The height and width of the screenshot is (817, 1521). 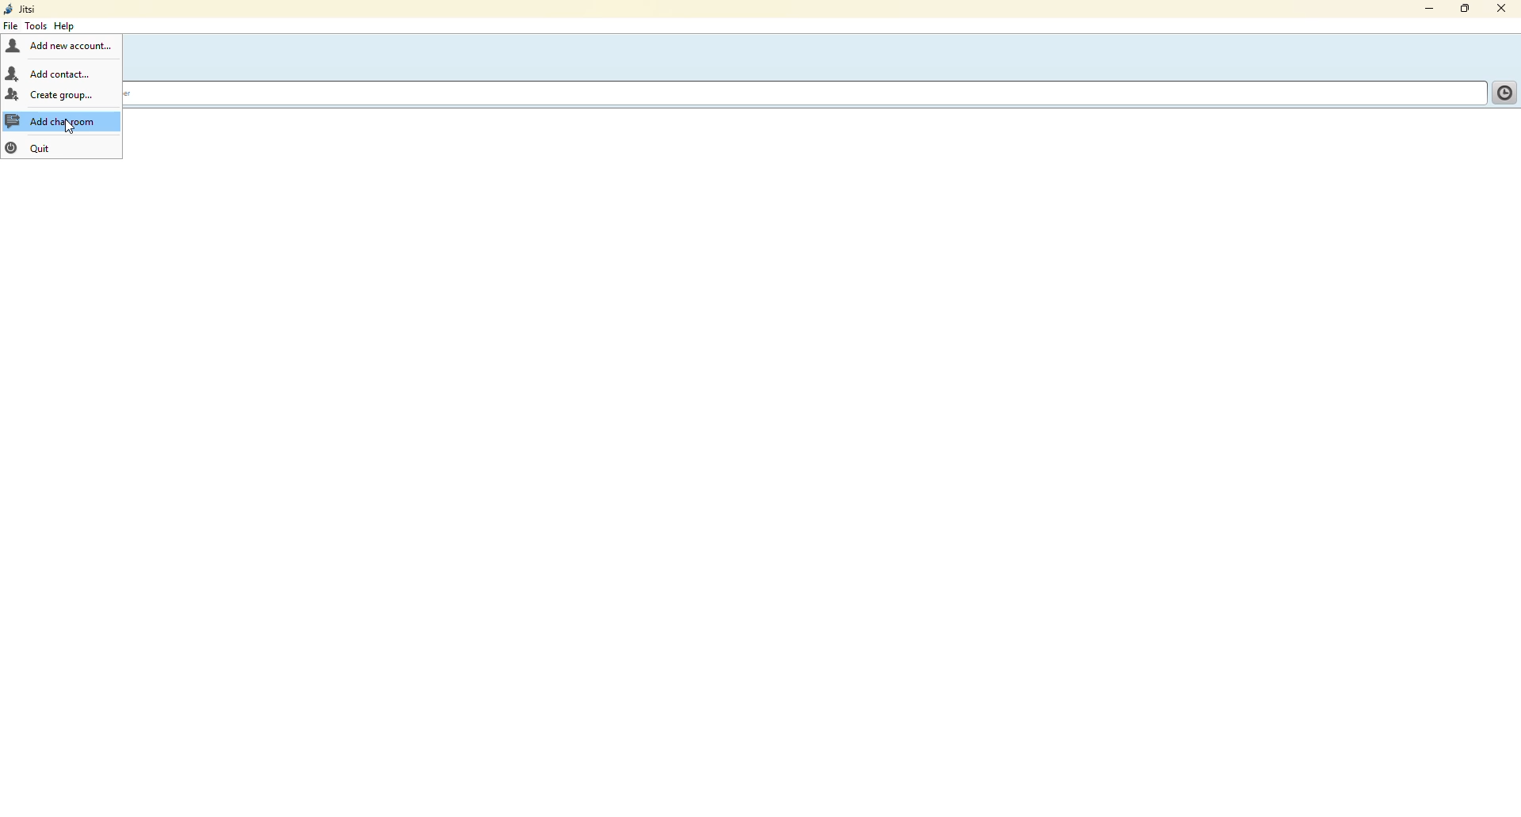 I want to click on cursor, so click(x=69, y=128).